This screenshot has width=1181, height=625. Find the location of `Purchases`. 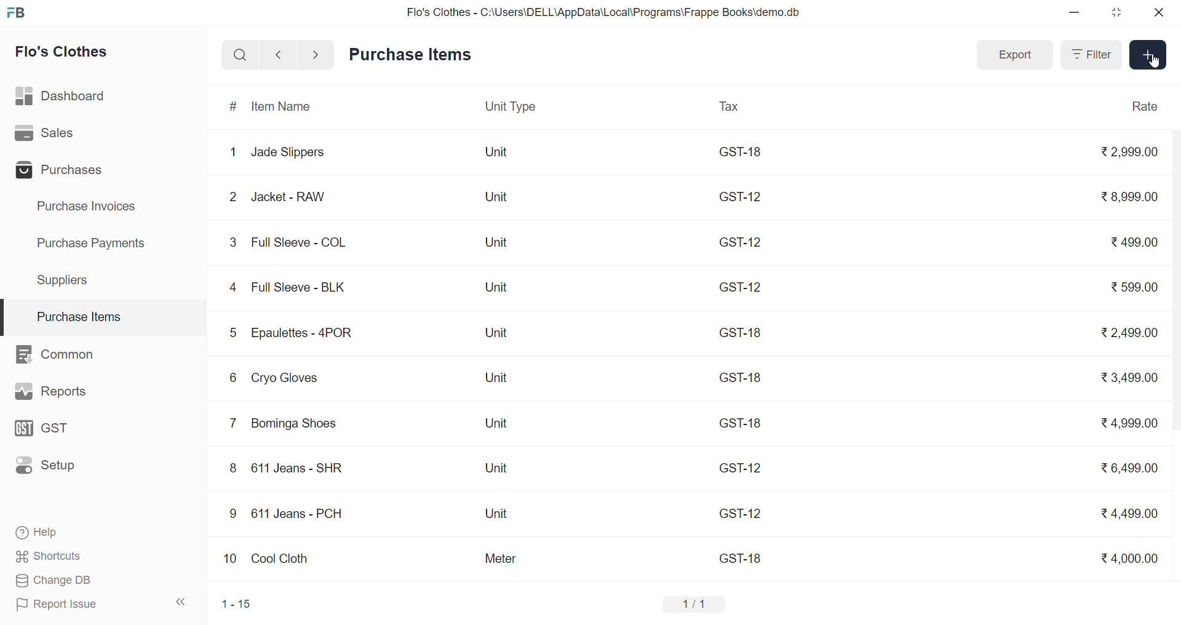

Purchases is located at coordinates (63, 170).